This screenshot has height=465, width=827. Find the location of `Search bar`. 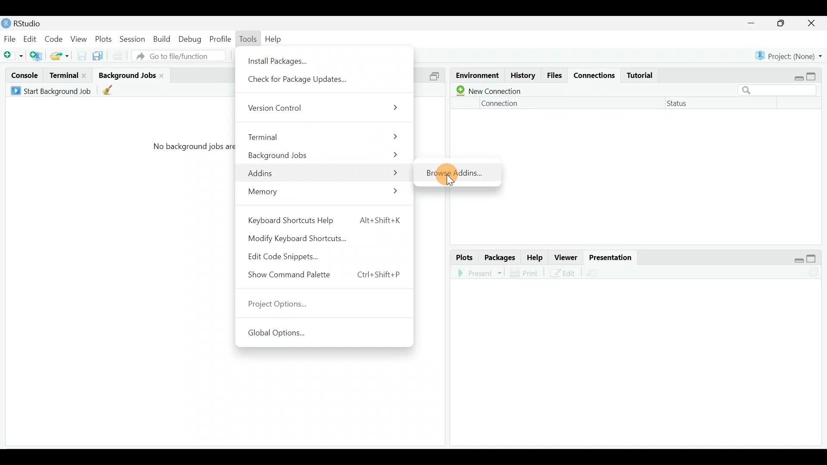

Search bar is located at coordinates (780, 91).